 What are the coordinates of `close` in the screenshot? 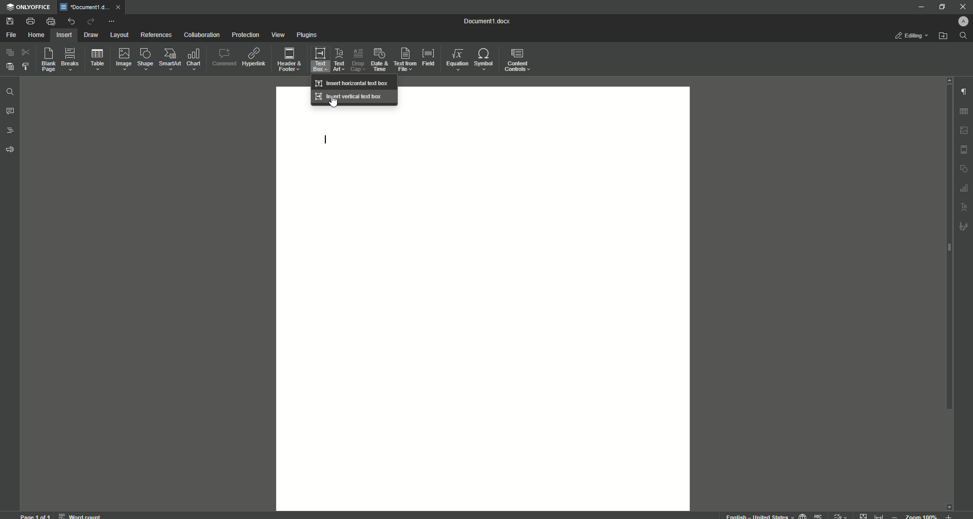 It's located at (121, 7).